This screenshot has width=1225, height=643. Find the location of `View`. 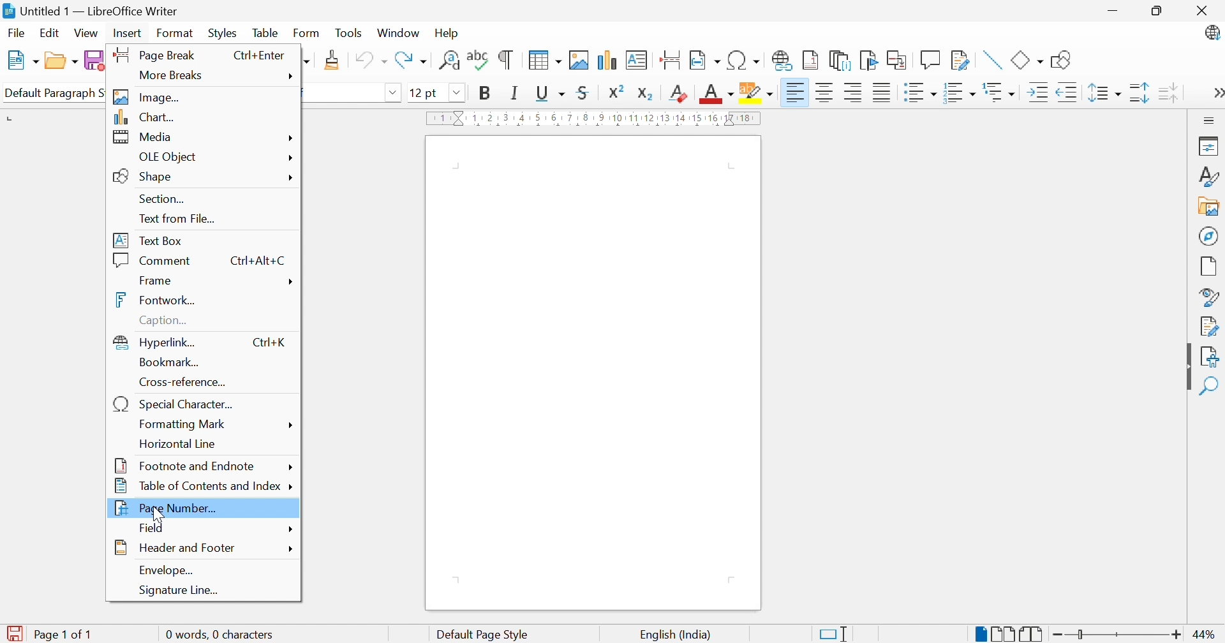

View is located at coordinates (86, 34).